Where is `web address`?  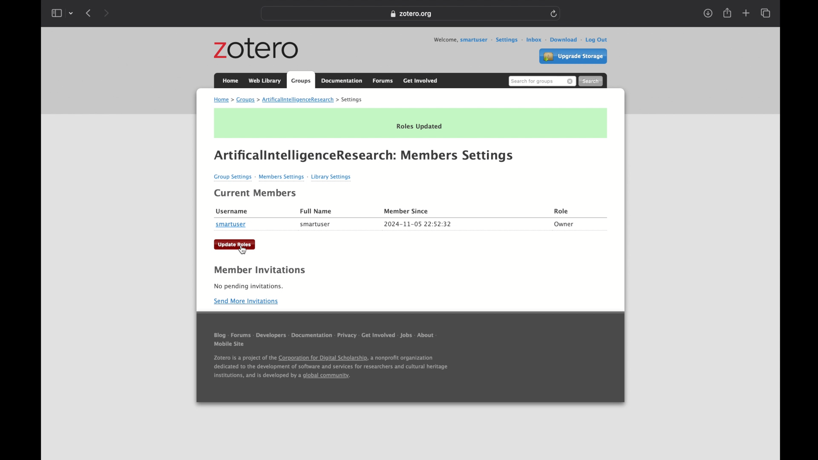
web address is located at coordinates (410, 14).